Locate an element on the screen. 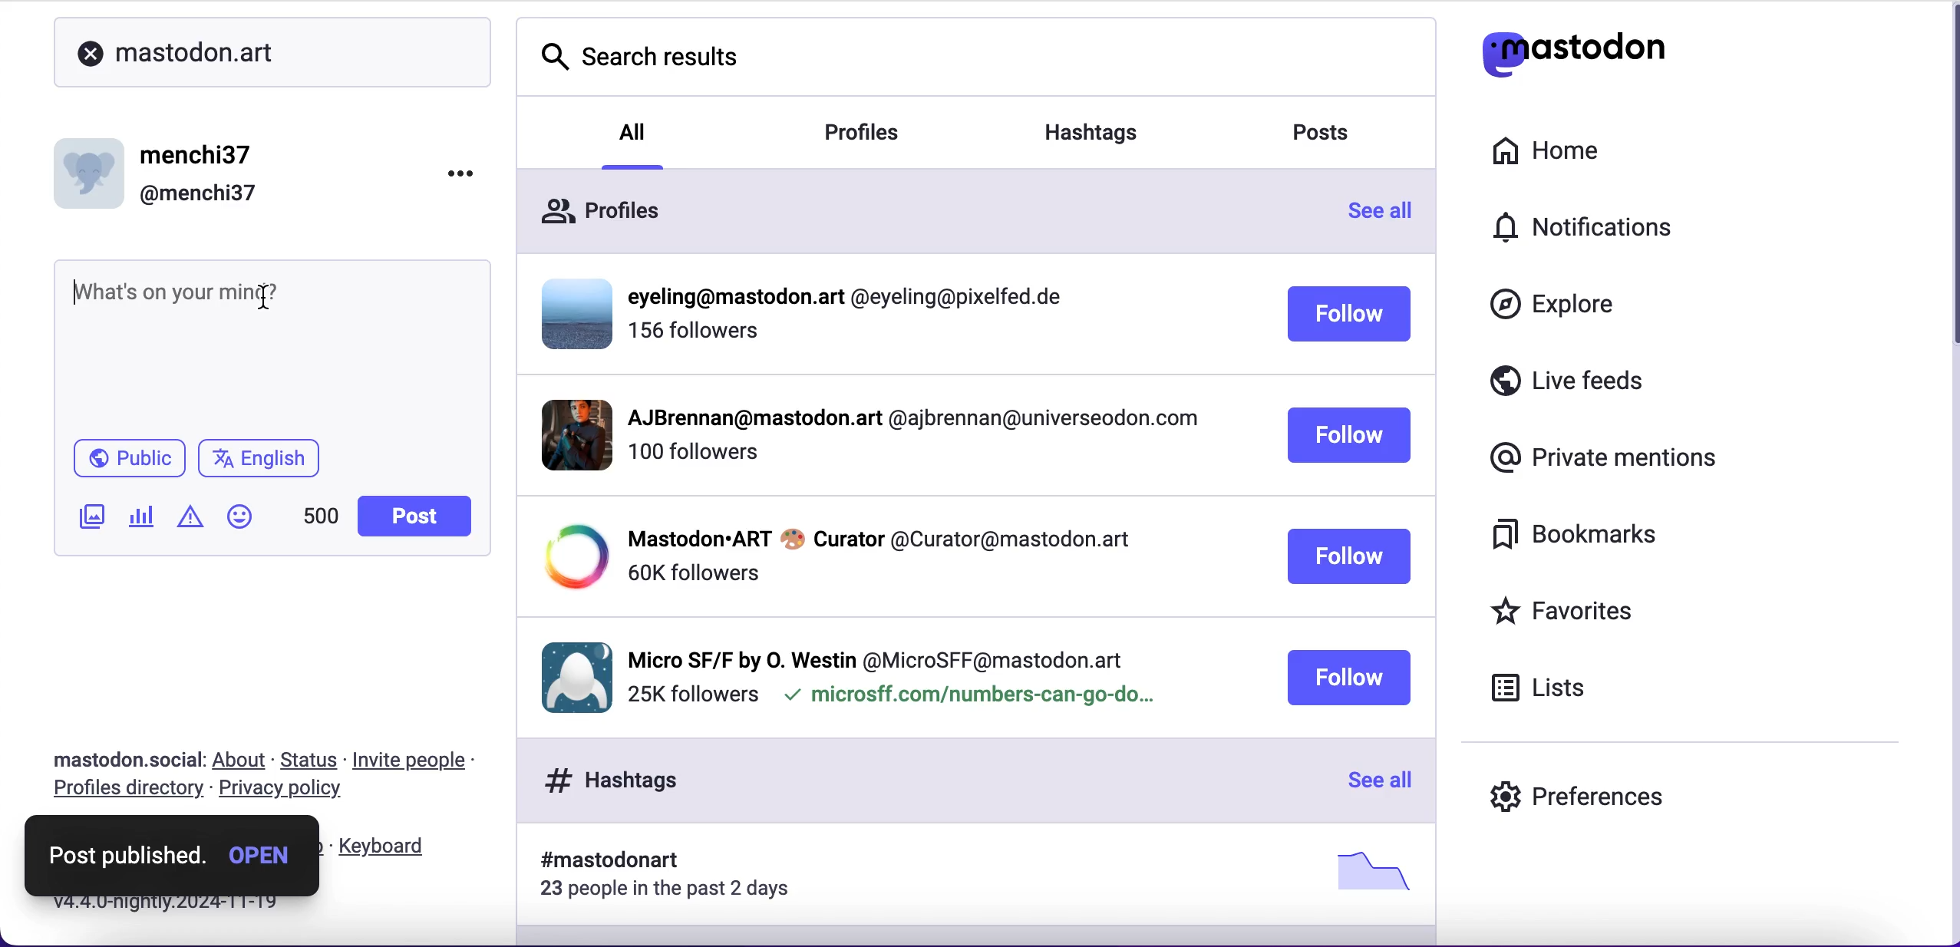  profiles directory is located at coordinates (123, 791).